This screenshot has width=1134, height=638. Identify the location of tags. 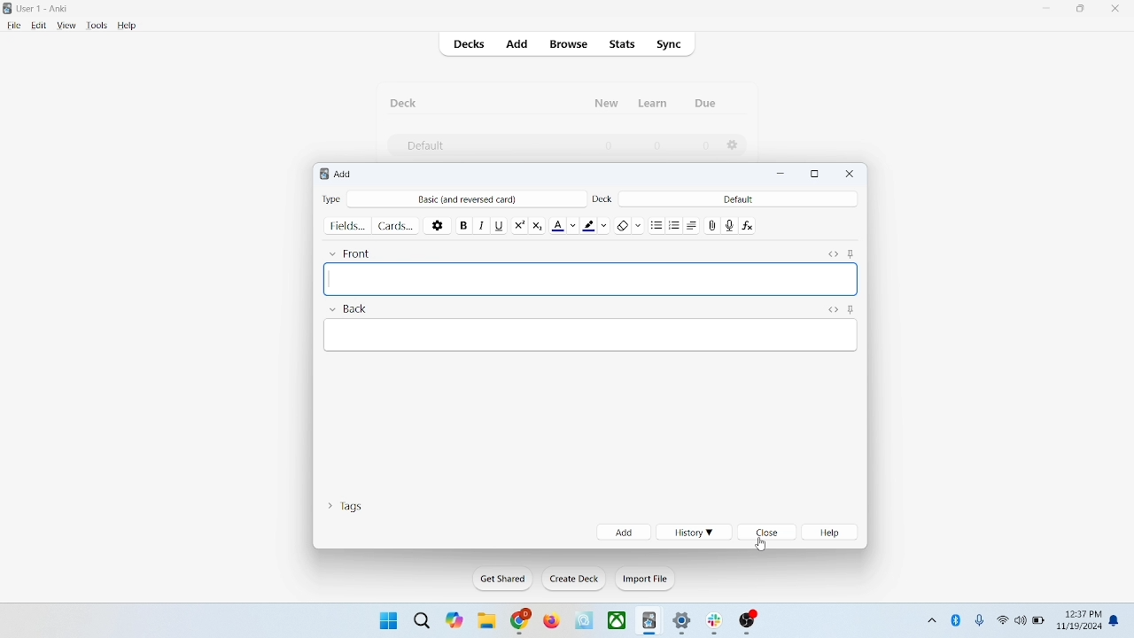
(345, 504).